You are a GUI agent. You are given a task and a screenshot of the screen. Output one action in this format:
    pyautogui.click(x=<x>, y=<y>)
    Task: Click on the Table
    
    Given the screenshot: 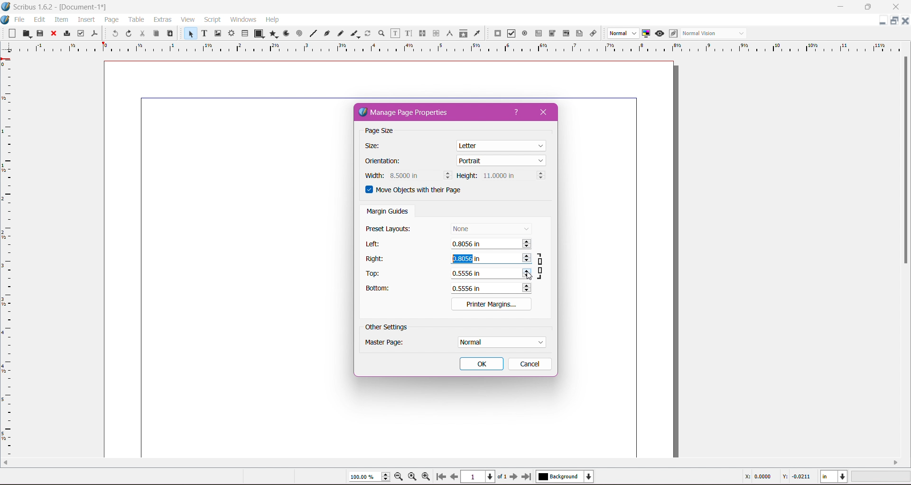 What is the action you would take?
    pyautogui.click(x=245, y=33)
    